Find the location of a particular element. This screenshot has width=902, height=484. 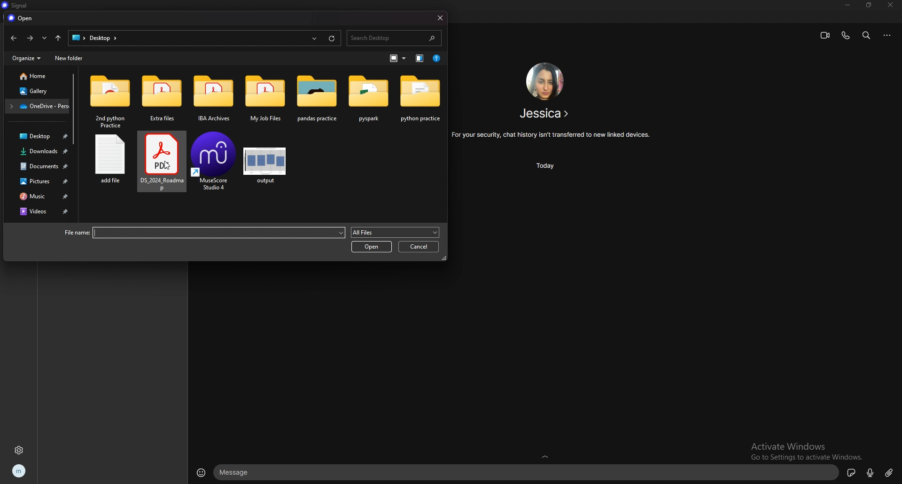

signal is located at coordinates (15, 6).